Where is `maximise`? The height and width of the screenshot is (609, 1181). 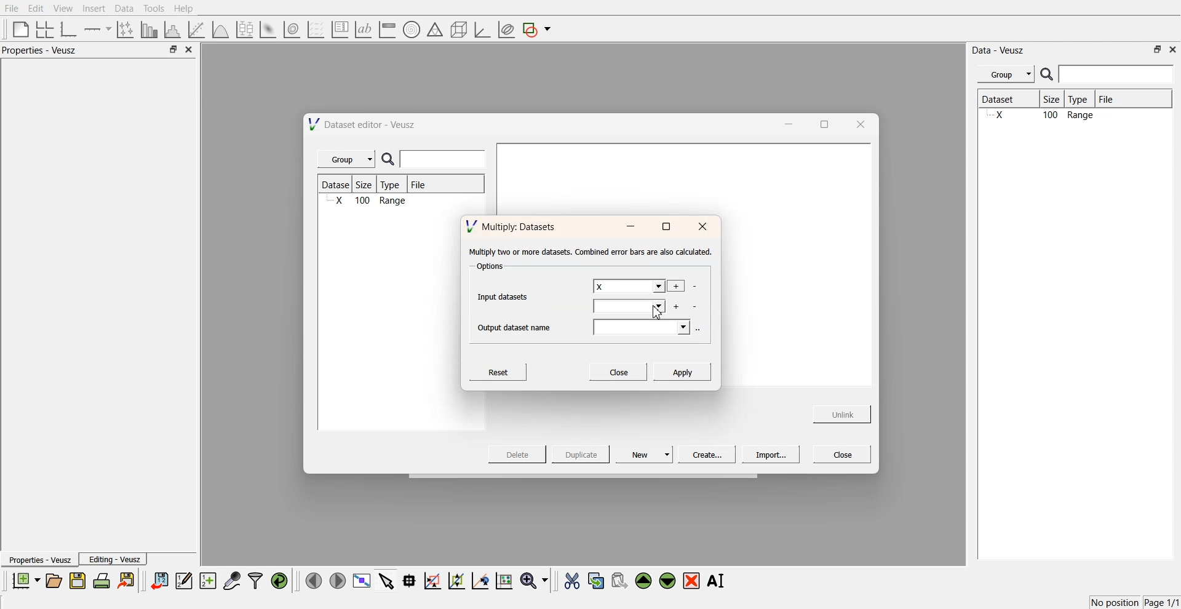
maximise is located at coordinates (666, 227).